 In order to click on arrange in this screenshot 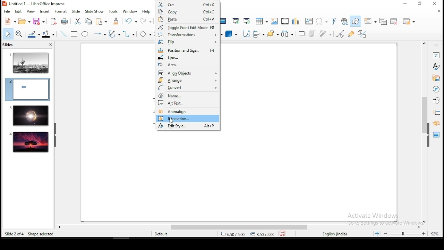, I will do `click(188, 81)`.